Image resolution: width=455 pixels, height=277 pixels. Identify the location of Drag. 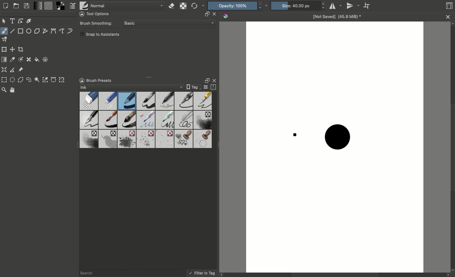
(150, 77).